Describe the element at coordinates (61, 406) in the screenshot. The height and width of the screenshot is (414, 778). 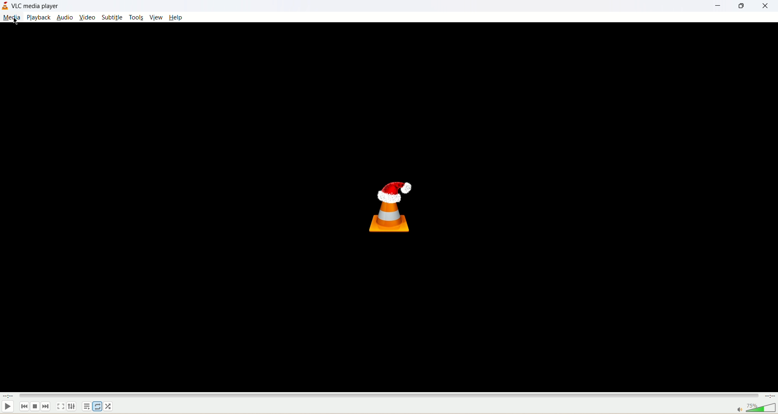
I see `full screen` at that location.